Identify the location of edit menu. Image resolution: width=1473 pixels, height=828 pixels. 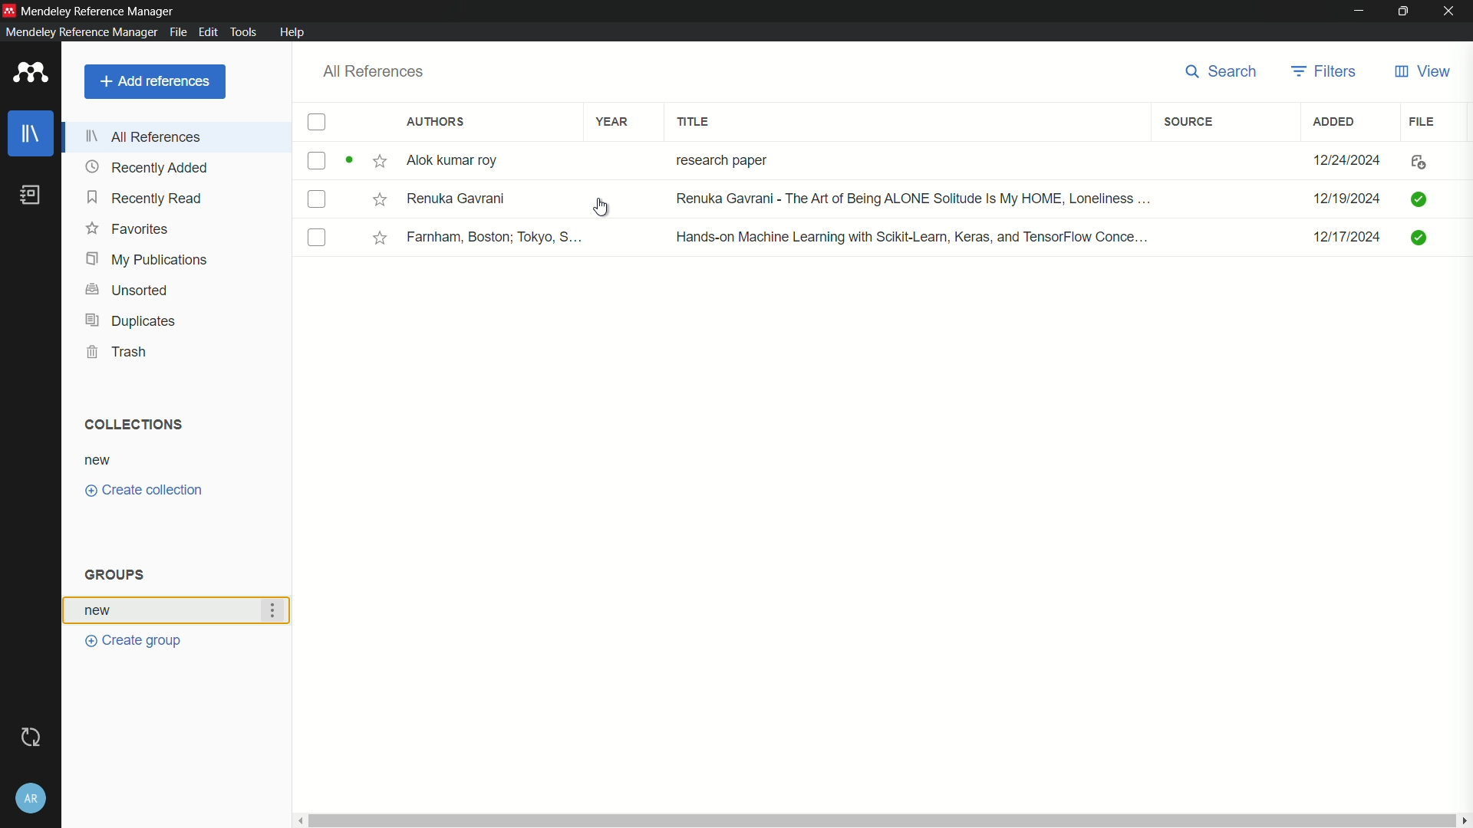
(207, 31).